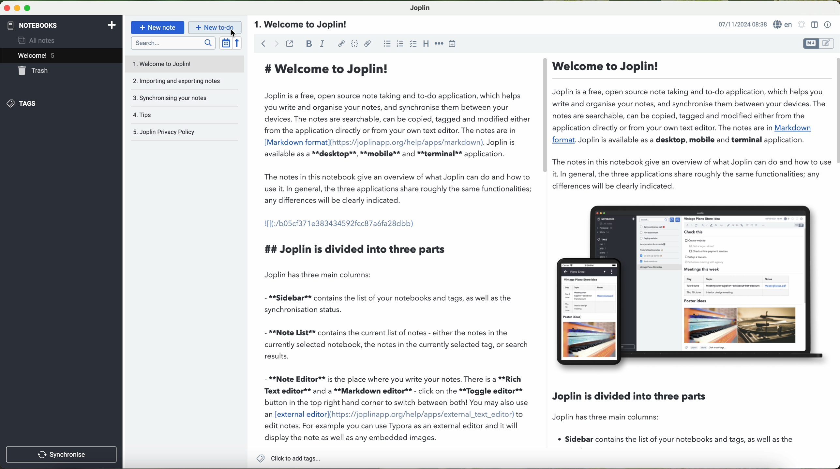 The image size is (840, 469). Describe the element at coordinates (61, 56) in the screenshot. I see `welcome` at that location.